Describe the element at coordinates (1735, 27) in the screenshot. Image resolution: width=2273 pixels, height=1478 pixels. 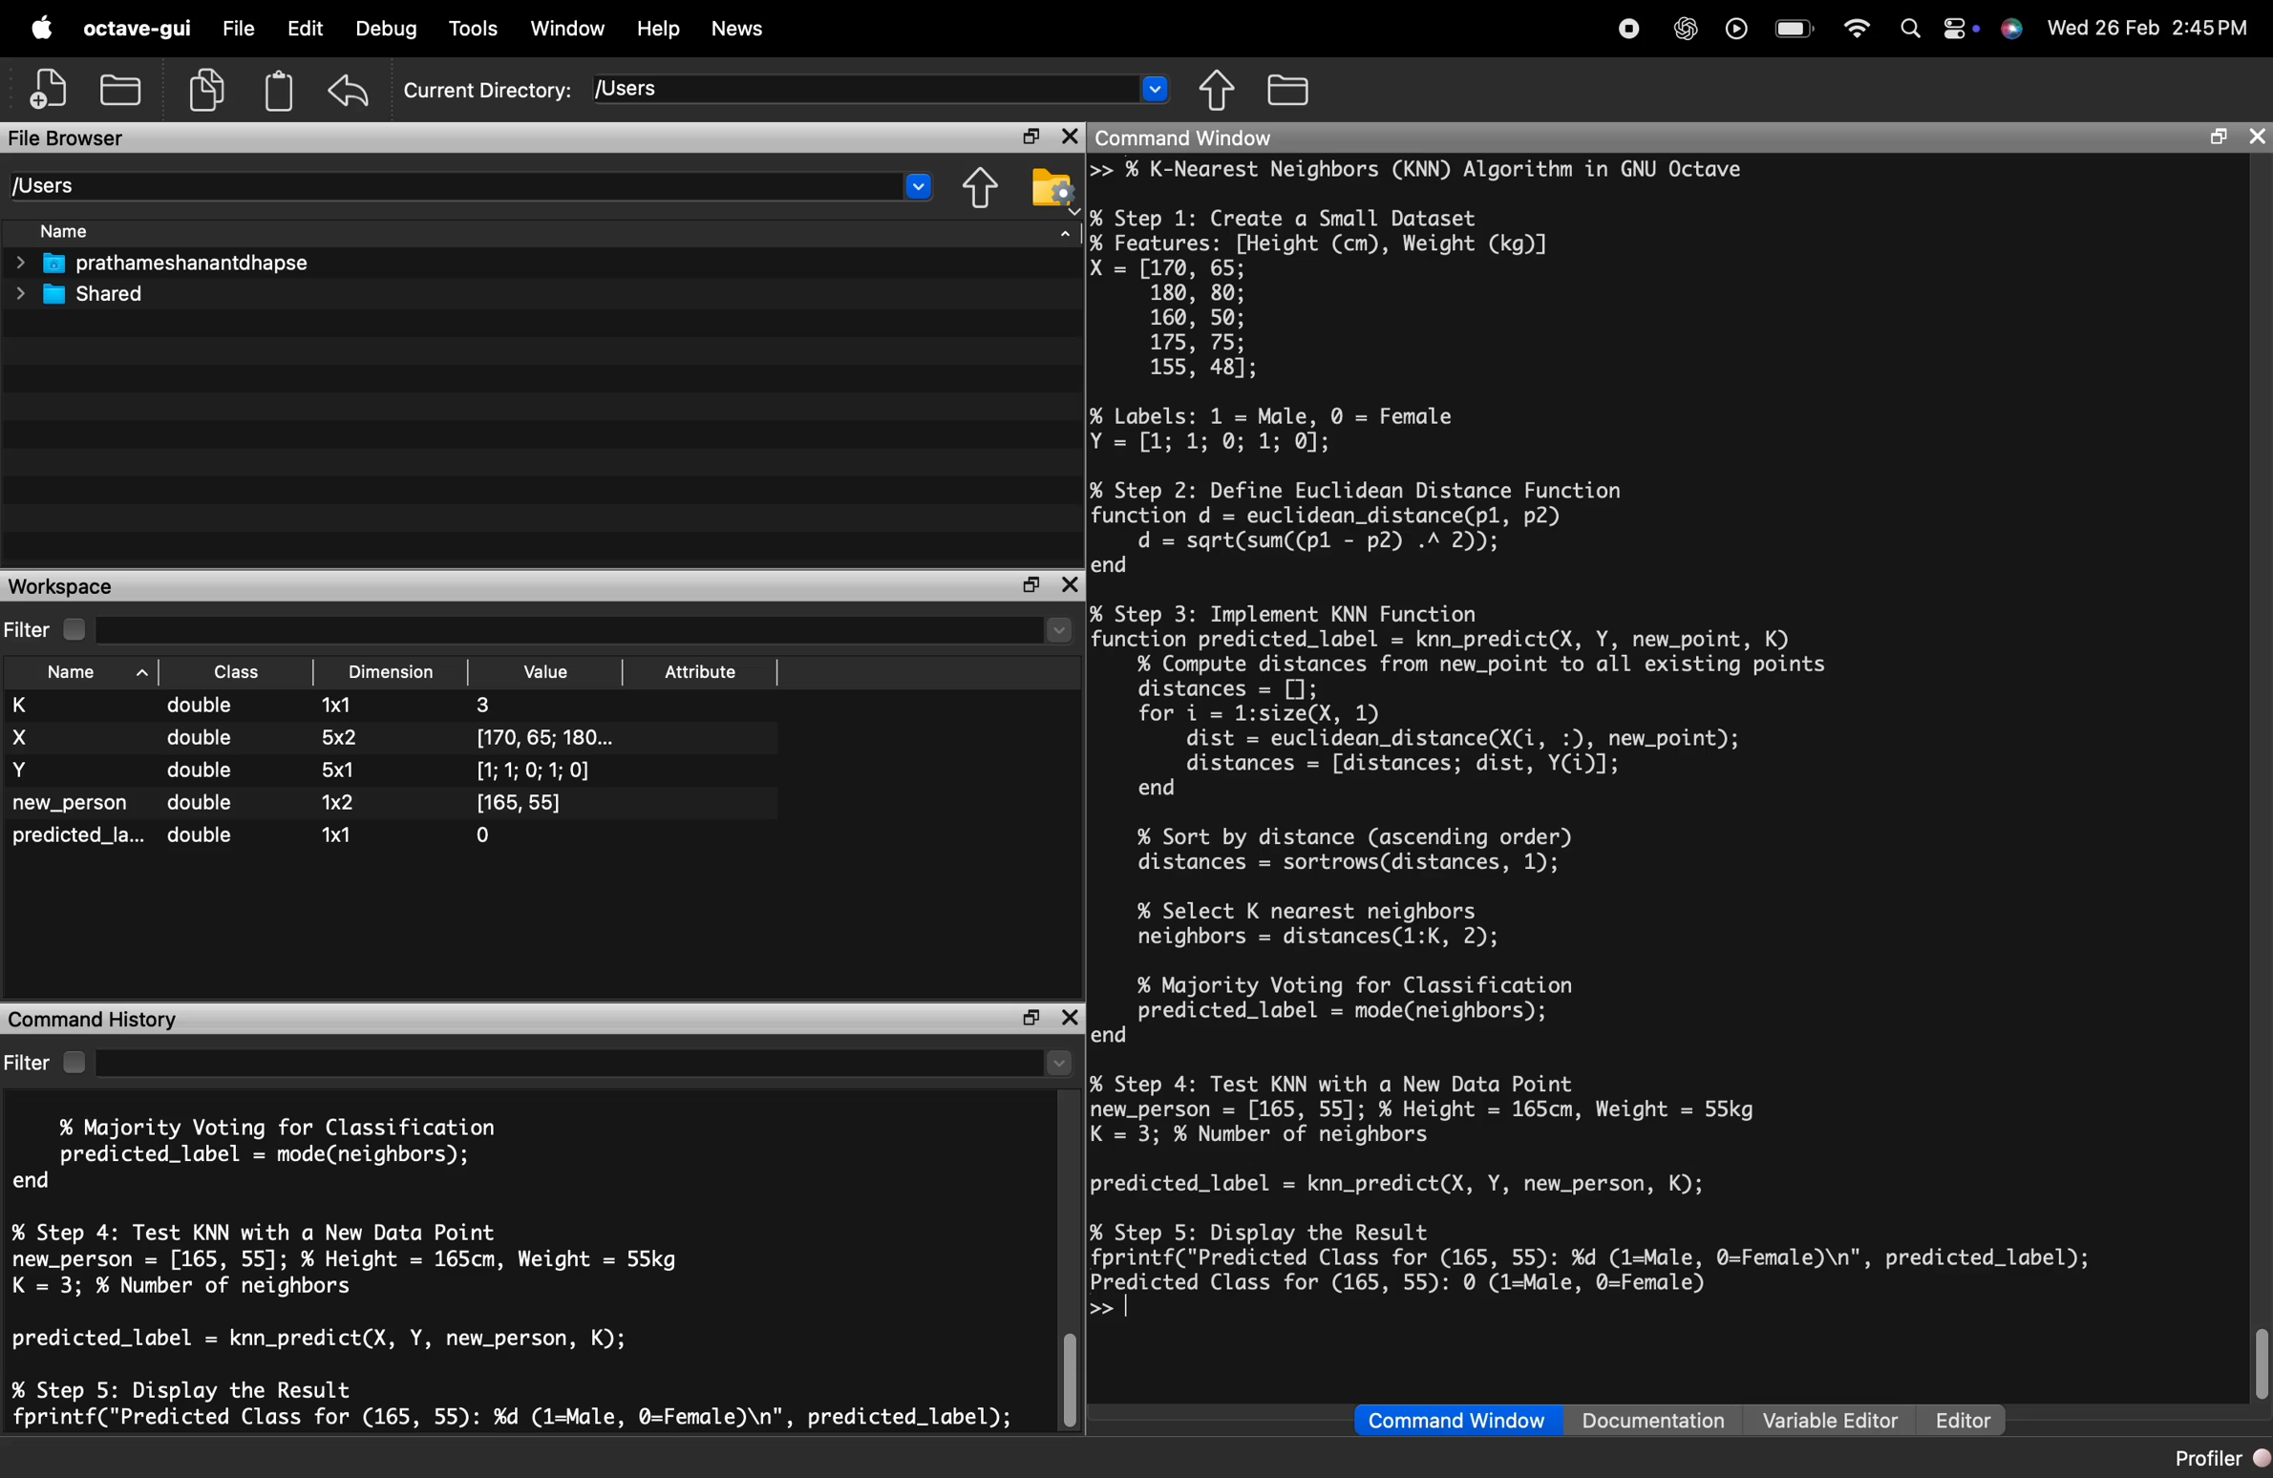
I see `play` at that location.